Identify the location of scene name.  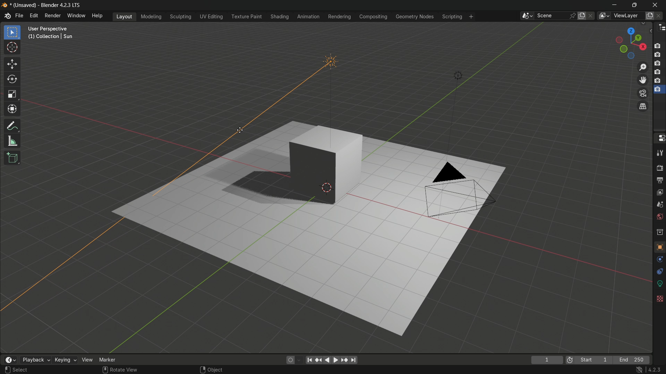
(551, 16).